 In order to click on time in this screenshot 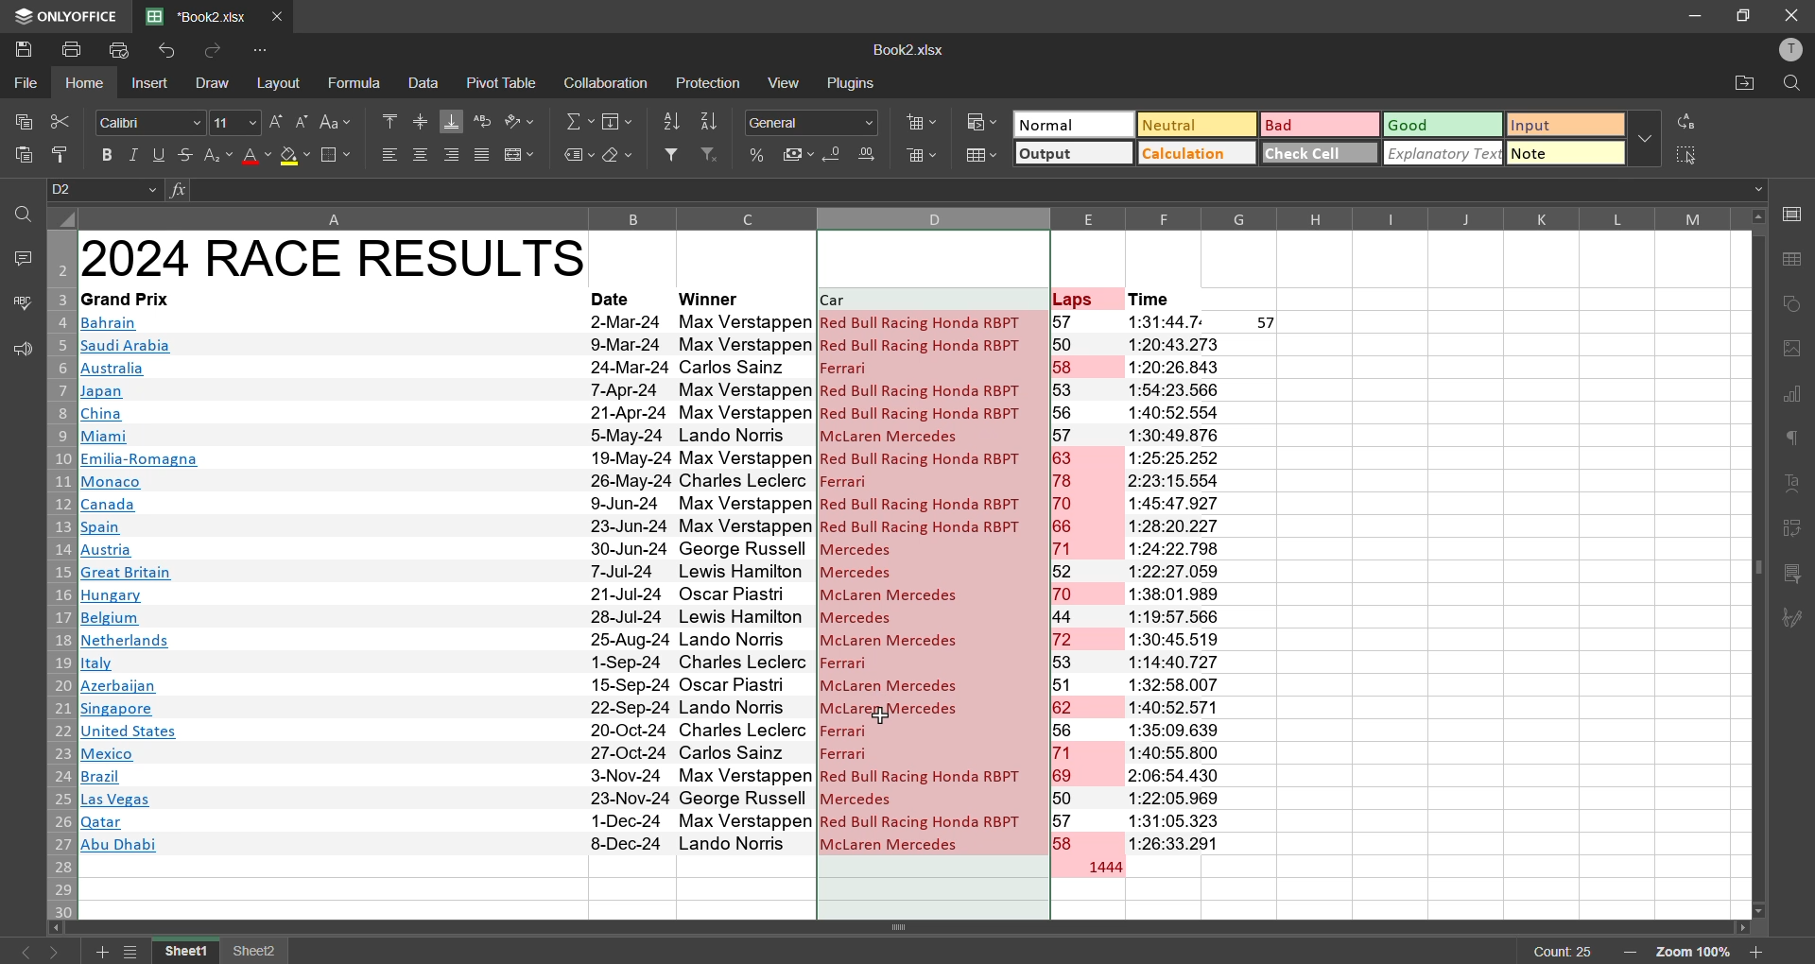, I will do `click(1179, 582)`.